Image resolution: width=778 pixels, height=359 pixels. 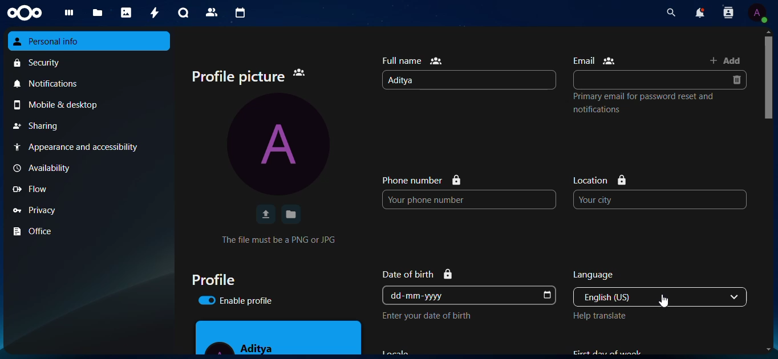 I want to click on sharing, so click(x=38, y=126).